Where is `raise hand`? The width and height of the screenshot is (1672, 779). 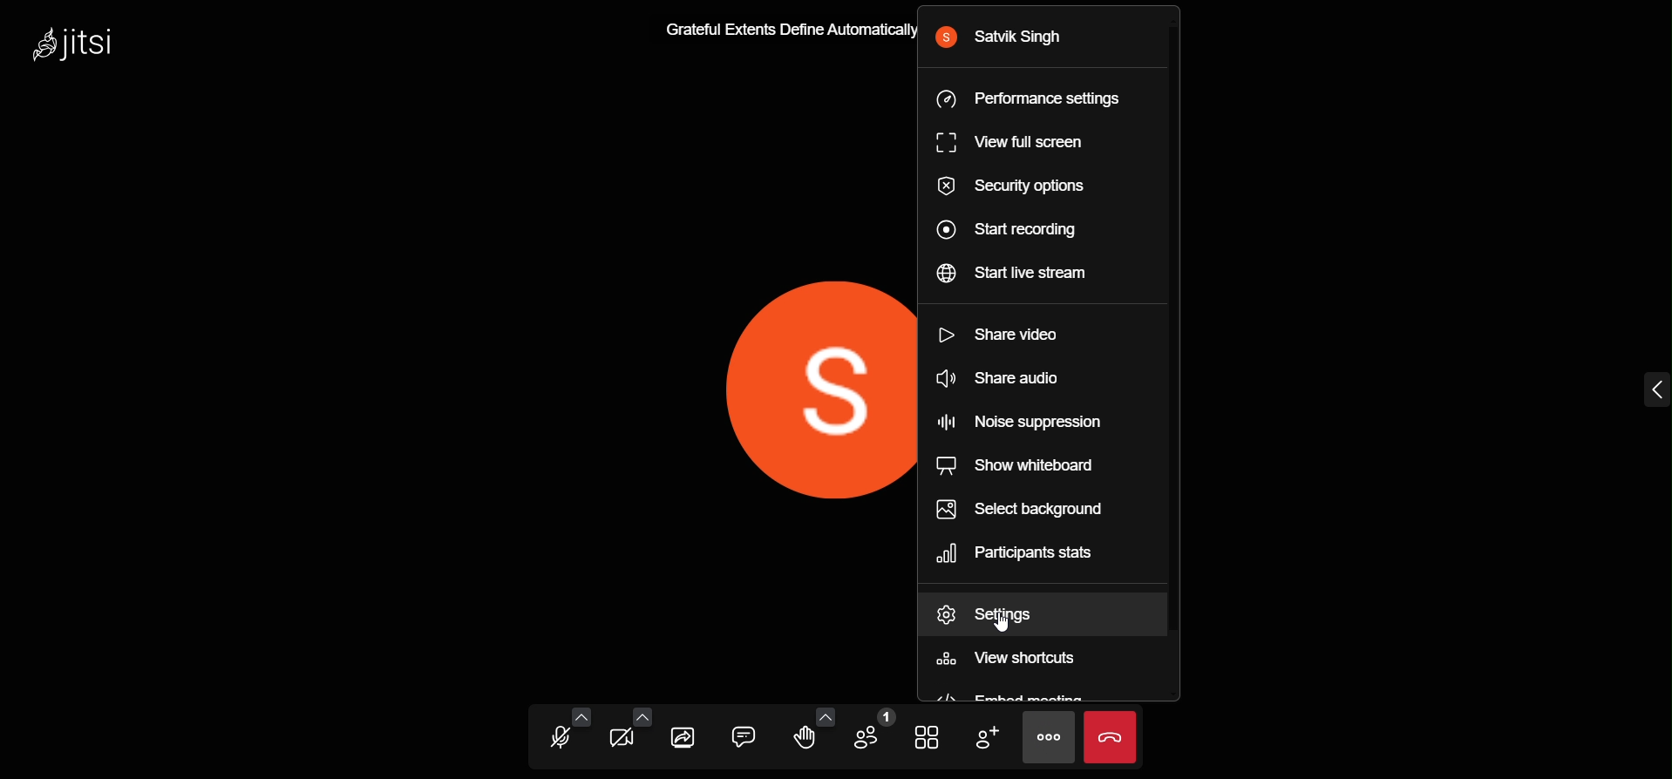 raise hand is located at coordinates (805, 740).